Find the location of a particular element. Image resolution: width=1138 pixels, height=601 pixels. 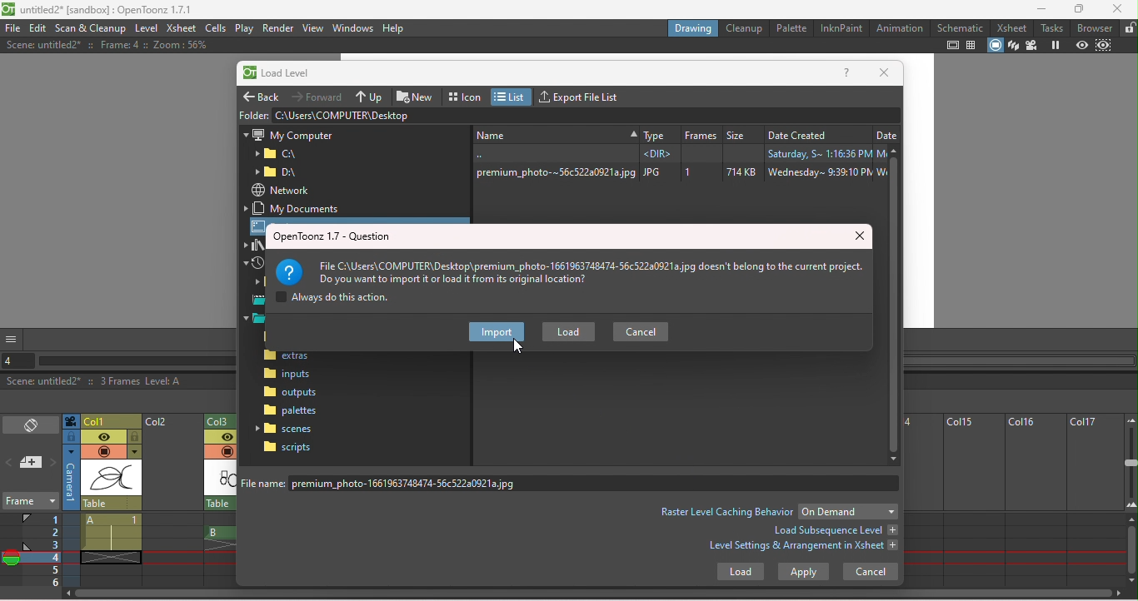

Level is located at coordinates (146, 29).